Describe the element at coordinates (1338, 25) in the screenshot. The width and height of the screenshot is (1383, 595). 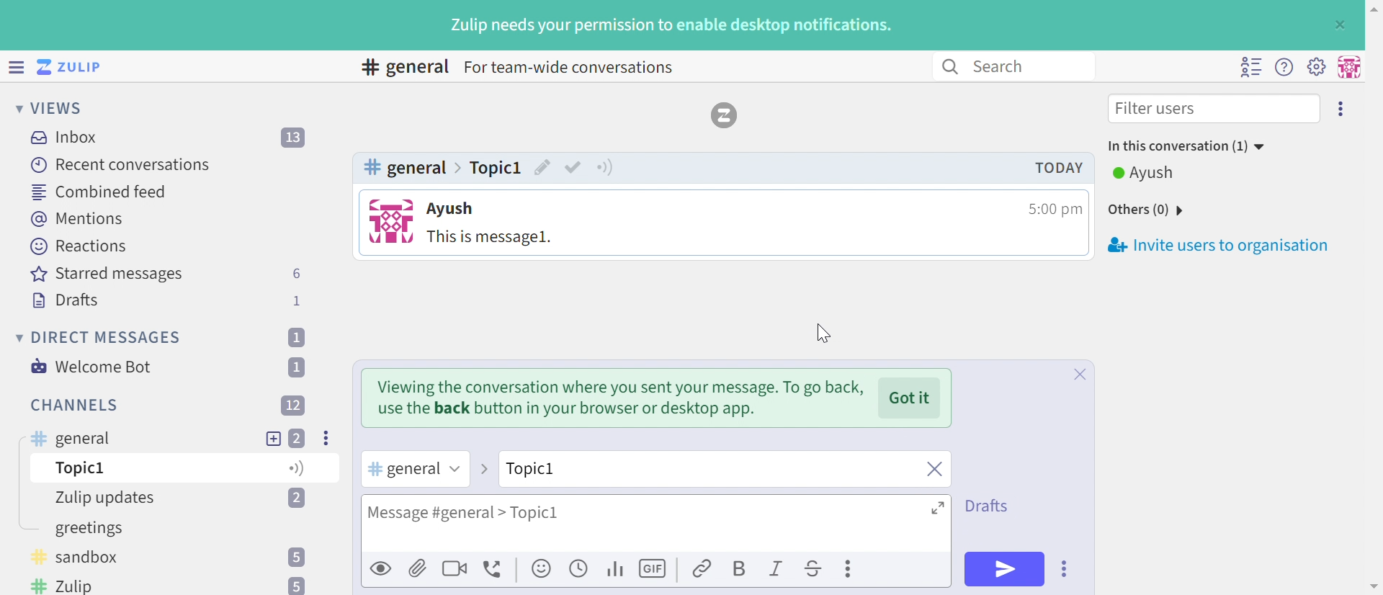
I see `Close` at that location.